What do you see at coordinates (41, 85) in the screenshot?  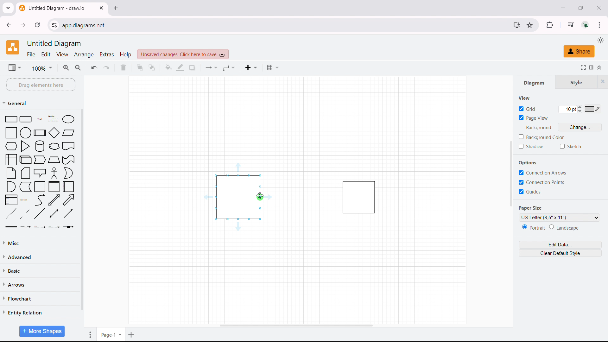 I see `drag elements here` at bounding box center [41, 85].